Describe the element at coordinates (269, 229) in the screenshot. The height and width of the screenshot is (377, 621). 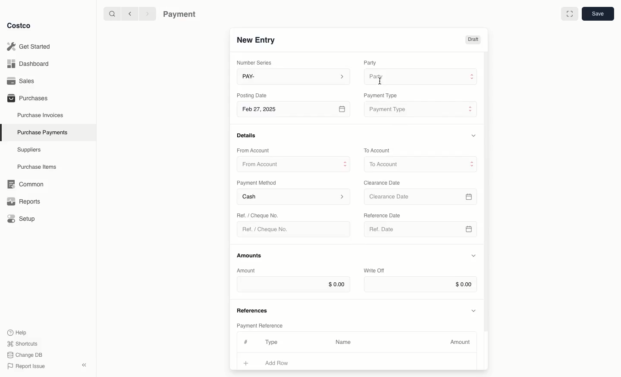
I see `Ref. / Cheque No.` at that location.